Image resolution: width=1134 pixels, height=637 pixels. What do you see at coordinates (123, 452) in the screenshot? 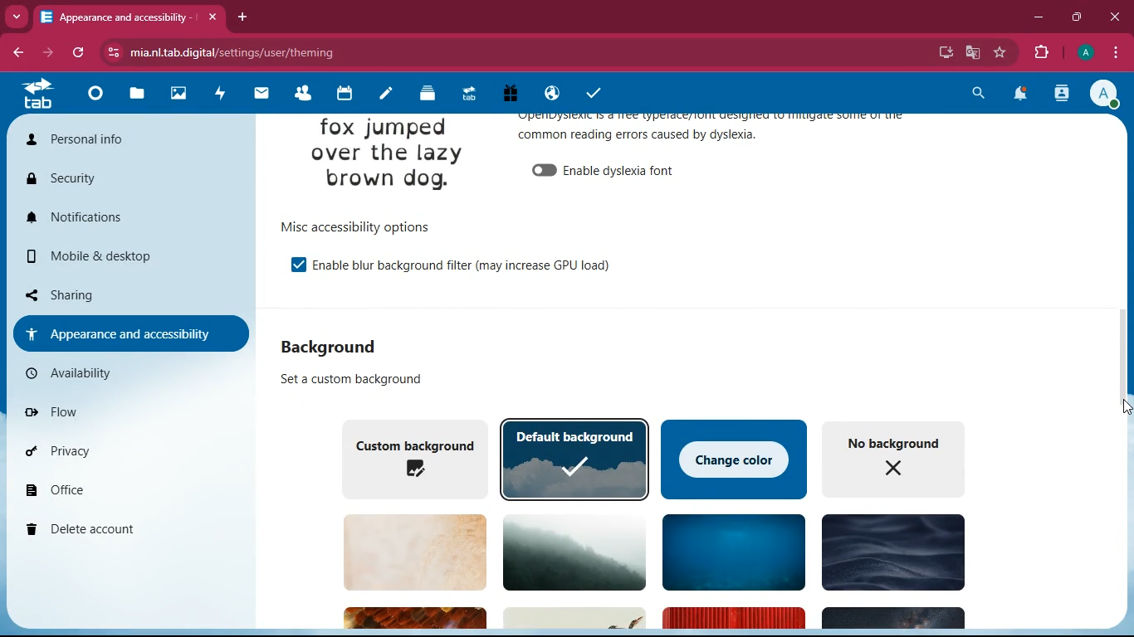
I see `privacy` at bounding box center [123, 452].